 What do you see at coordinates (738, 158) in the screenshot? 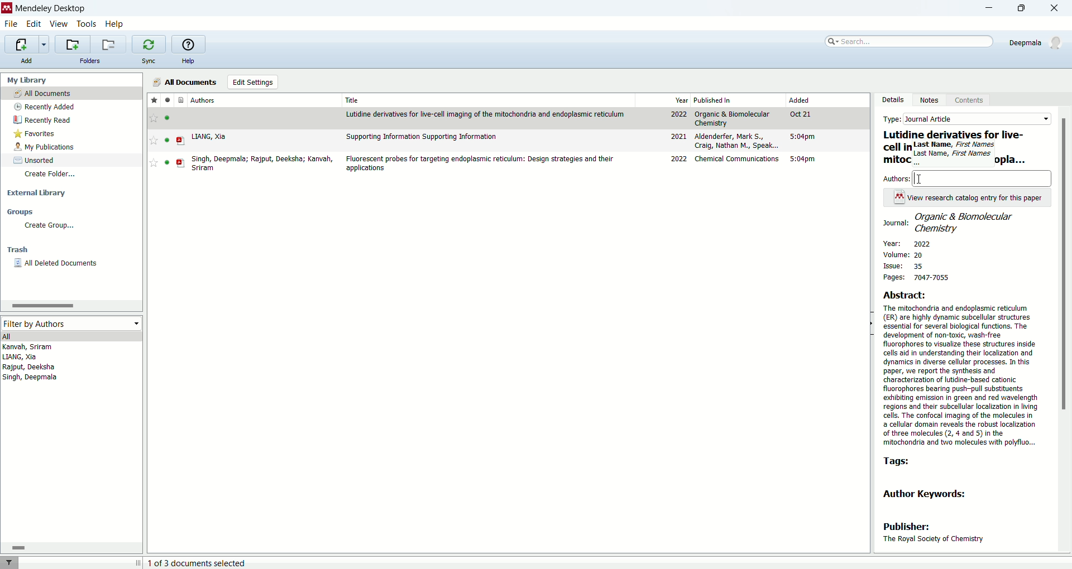
I see `Chemical Communications` at bounding box center [738, 158].